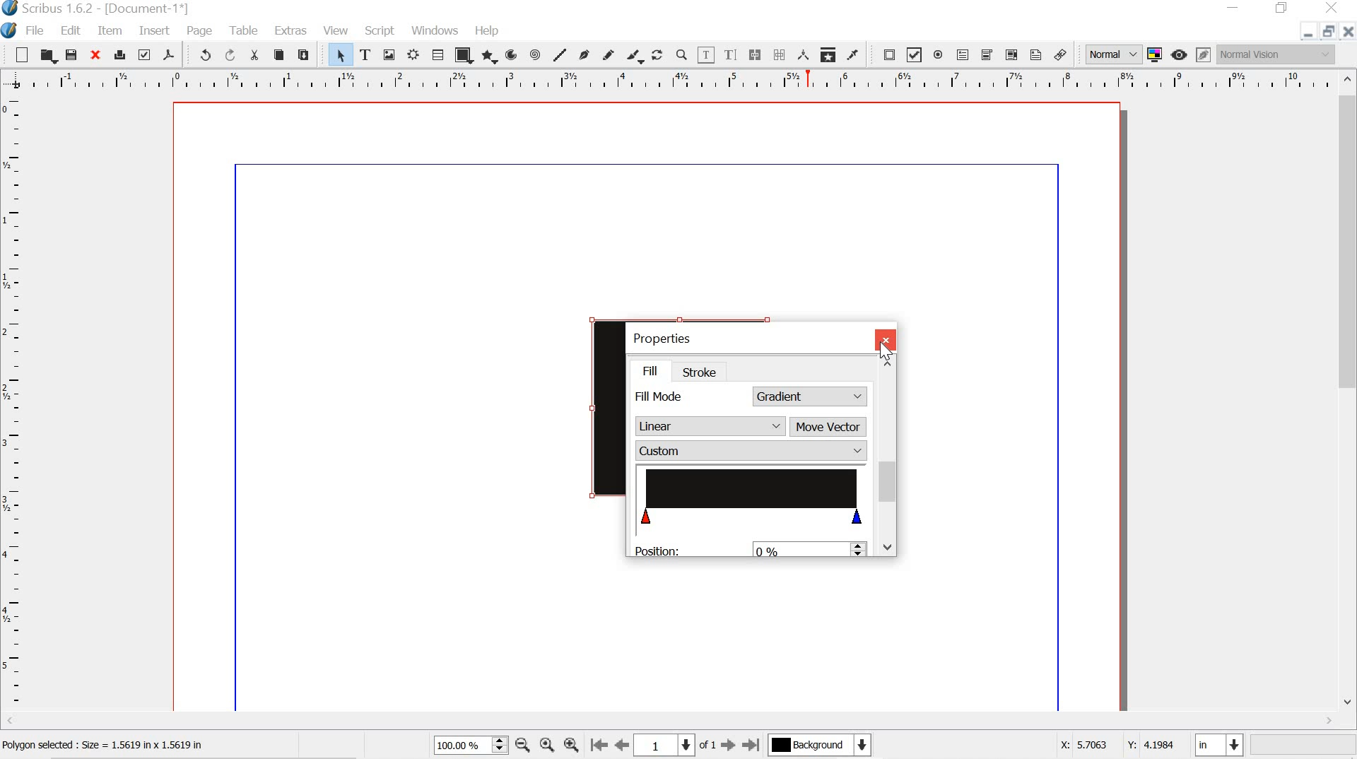  Describe the element at coordinates (290, 31) in the screenshot. I see `extras` at that location.